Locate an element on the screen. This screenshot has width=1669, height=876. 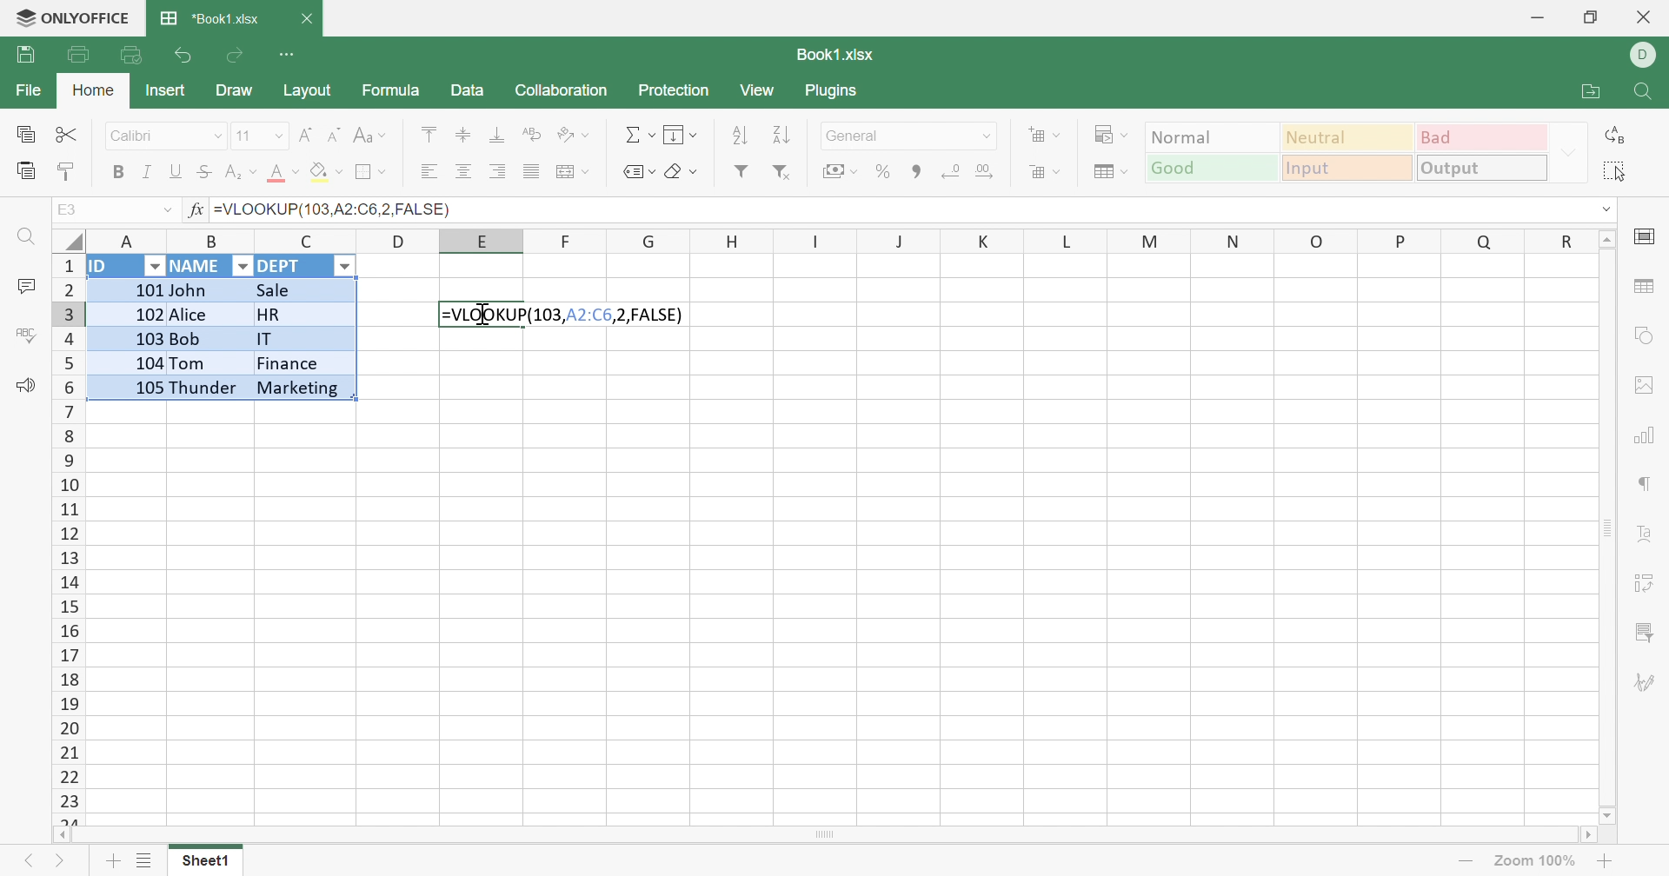
101 is located at coordinates (129, 287).